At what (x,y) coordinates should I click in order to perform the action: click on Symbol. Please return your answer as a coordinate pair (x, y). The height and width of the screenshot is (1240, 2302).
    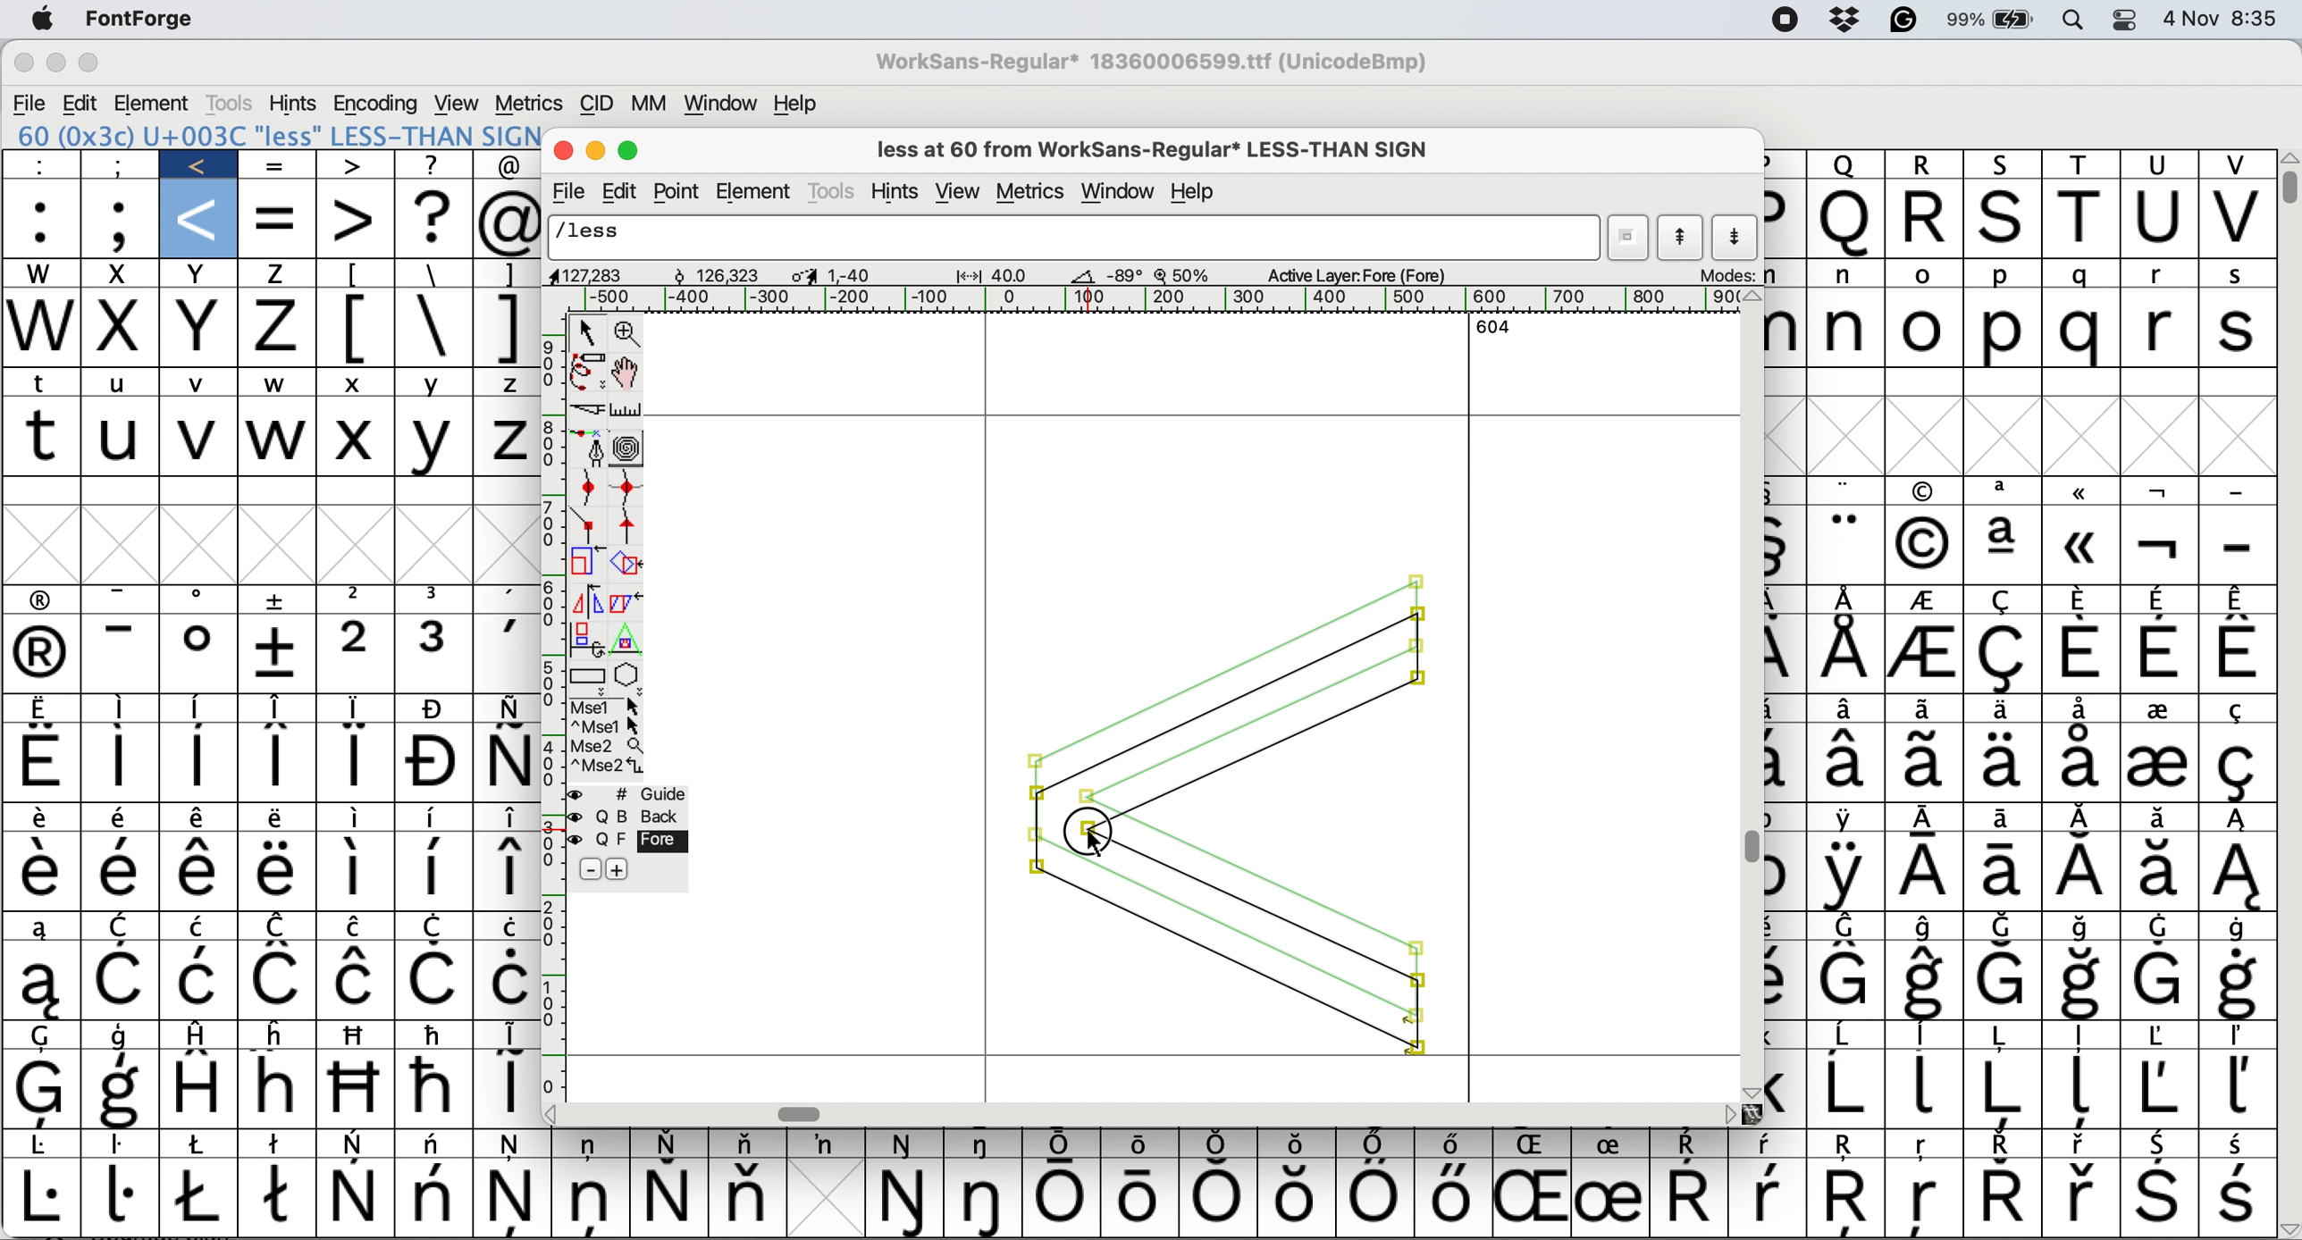
    Looking at the image, I should click on (2159, 547).